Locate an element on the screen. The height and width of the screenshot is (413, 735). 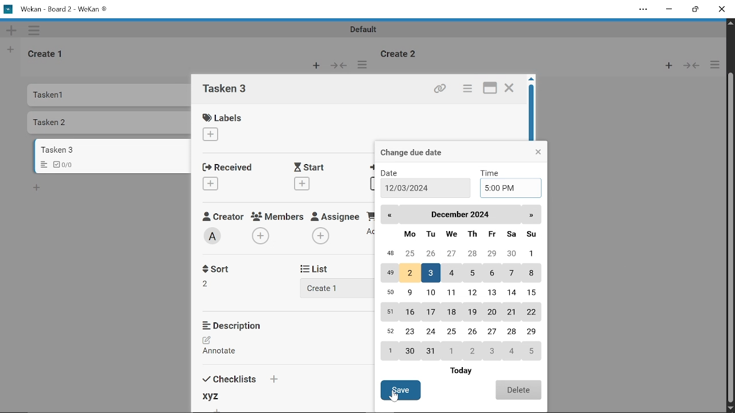
New is located at coordinates (666, 67).